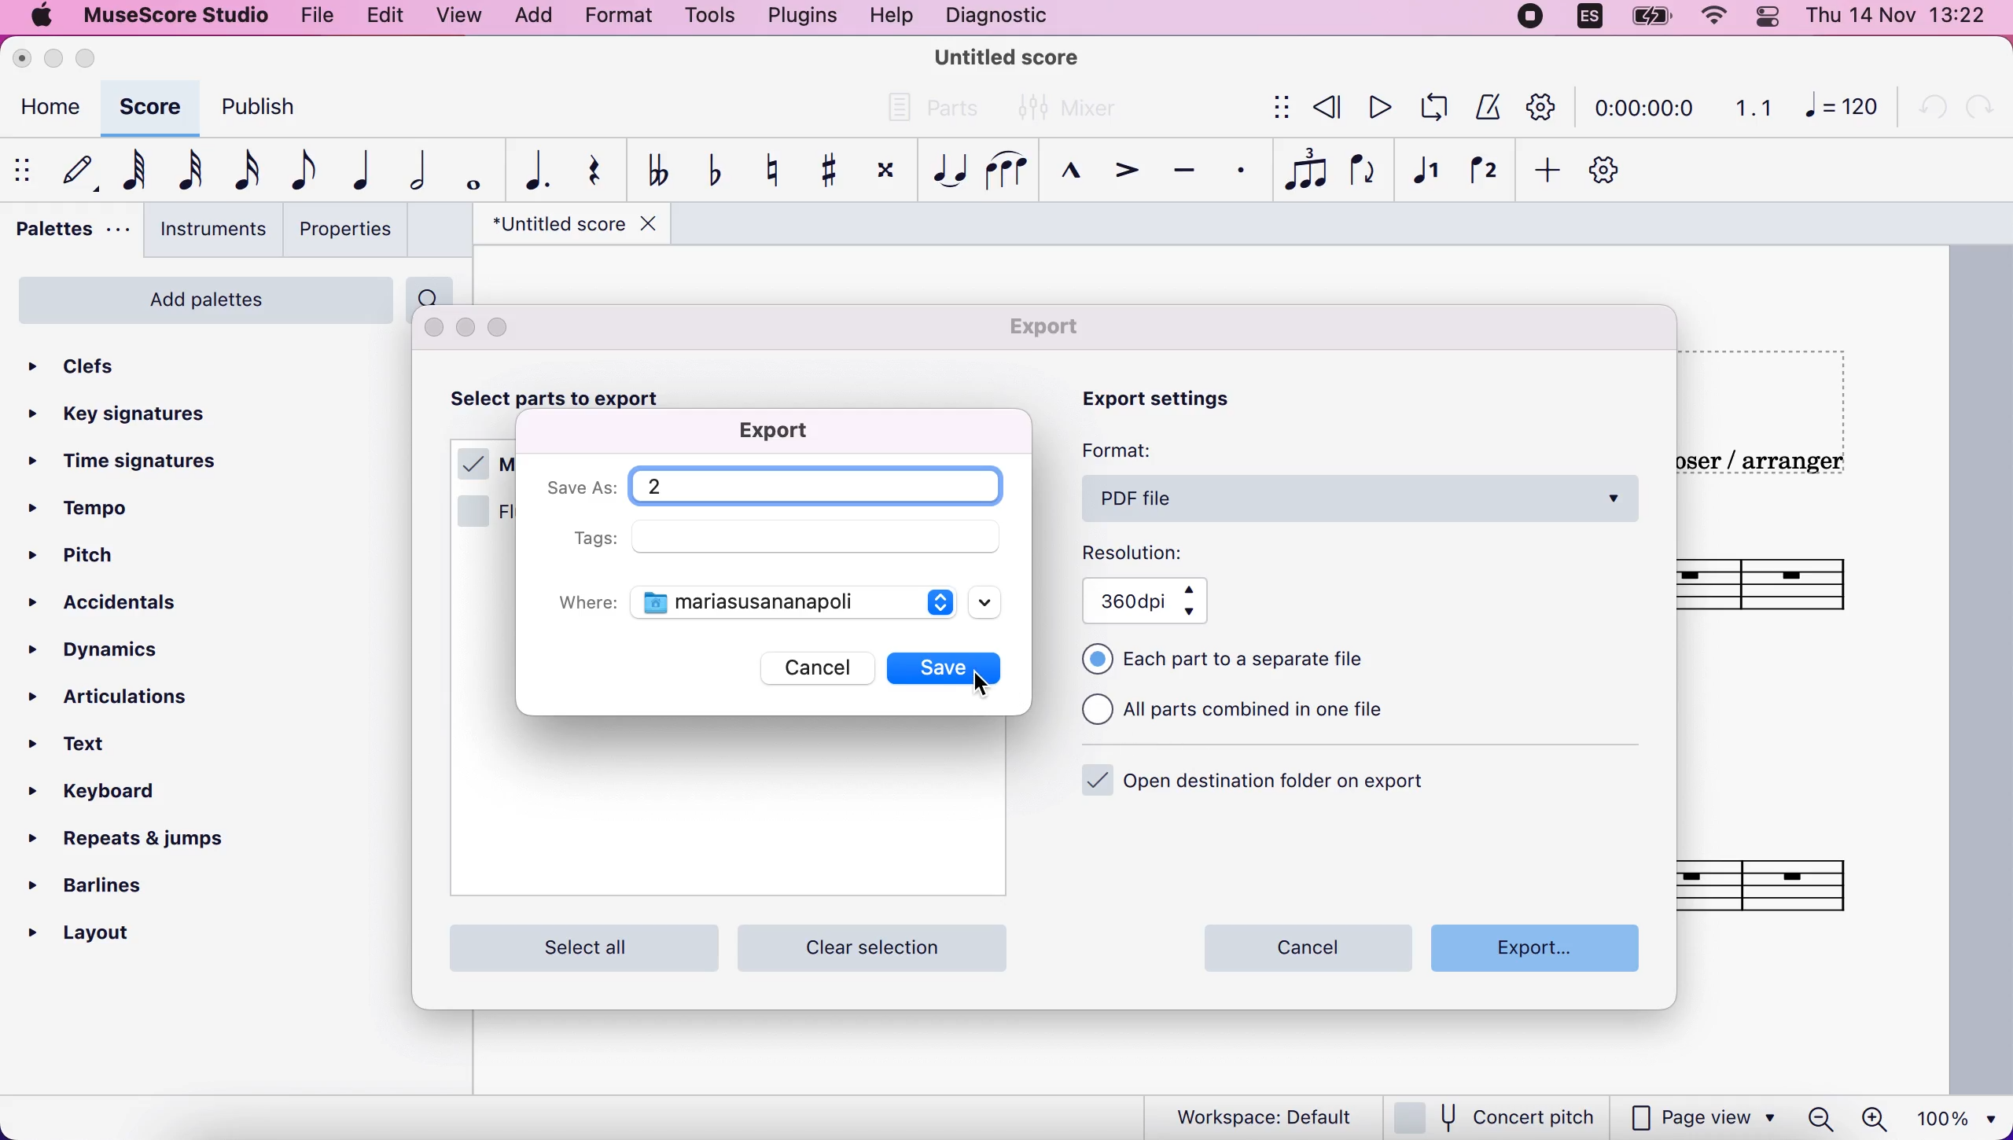 This screenshot has width=2013, height=1140. Describe the element at coordinates (455, 19) in the screenshot. I see `view` at that location.